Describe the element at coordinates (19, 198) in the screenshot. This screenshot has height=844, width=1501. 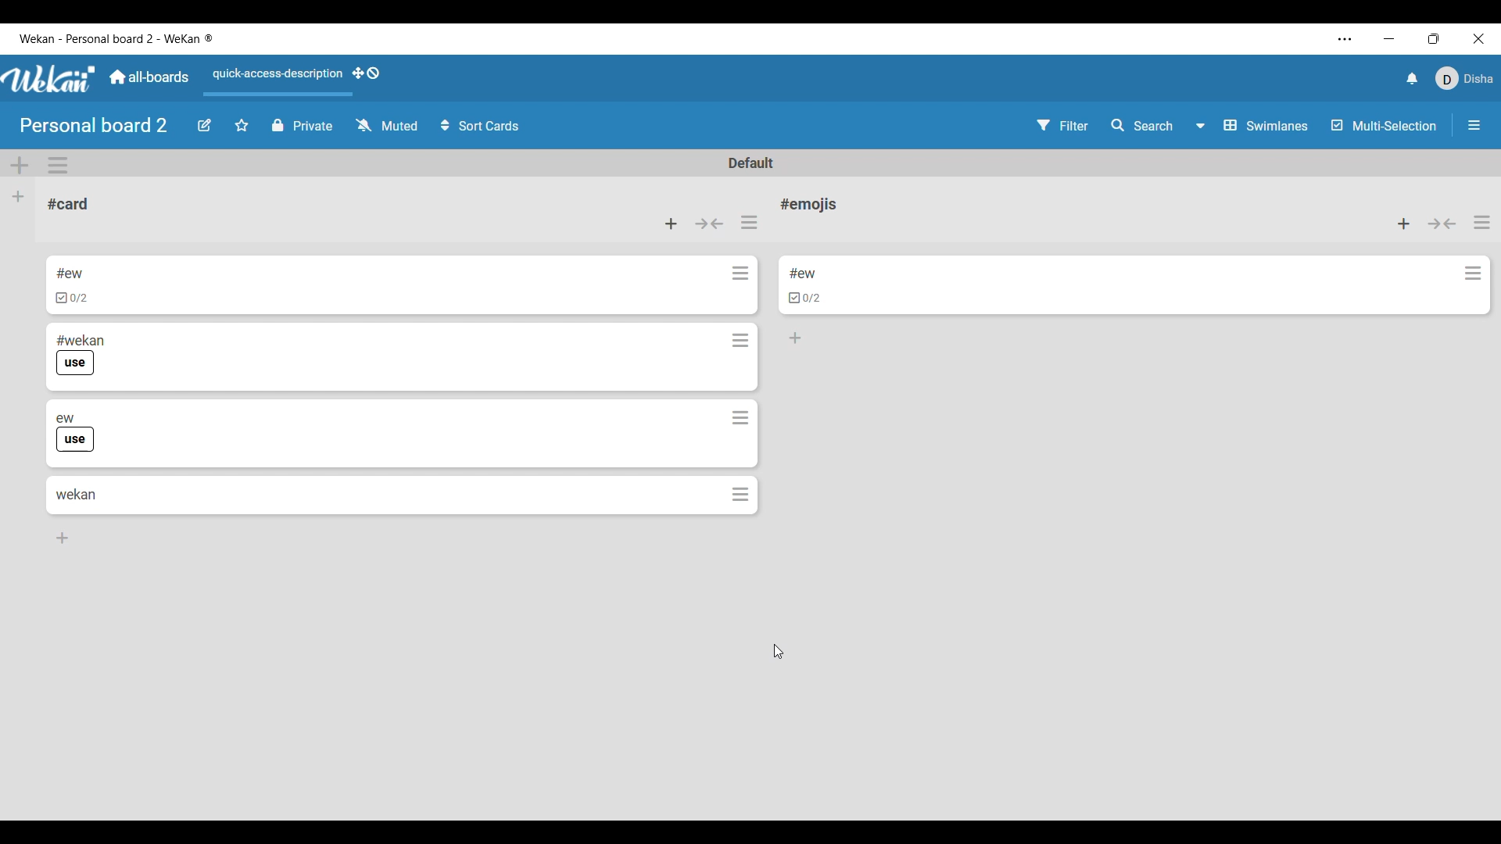
I see `Add list ` at that location.